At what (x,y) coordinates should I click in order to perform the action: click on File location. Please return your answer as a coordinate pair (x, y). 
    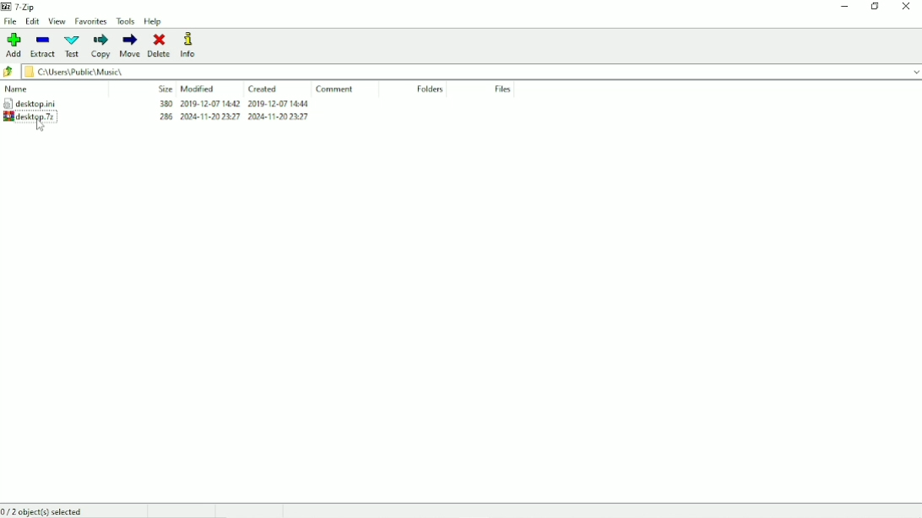
    Looking at the image, I should click on (472, 72).